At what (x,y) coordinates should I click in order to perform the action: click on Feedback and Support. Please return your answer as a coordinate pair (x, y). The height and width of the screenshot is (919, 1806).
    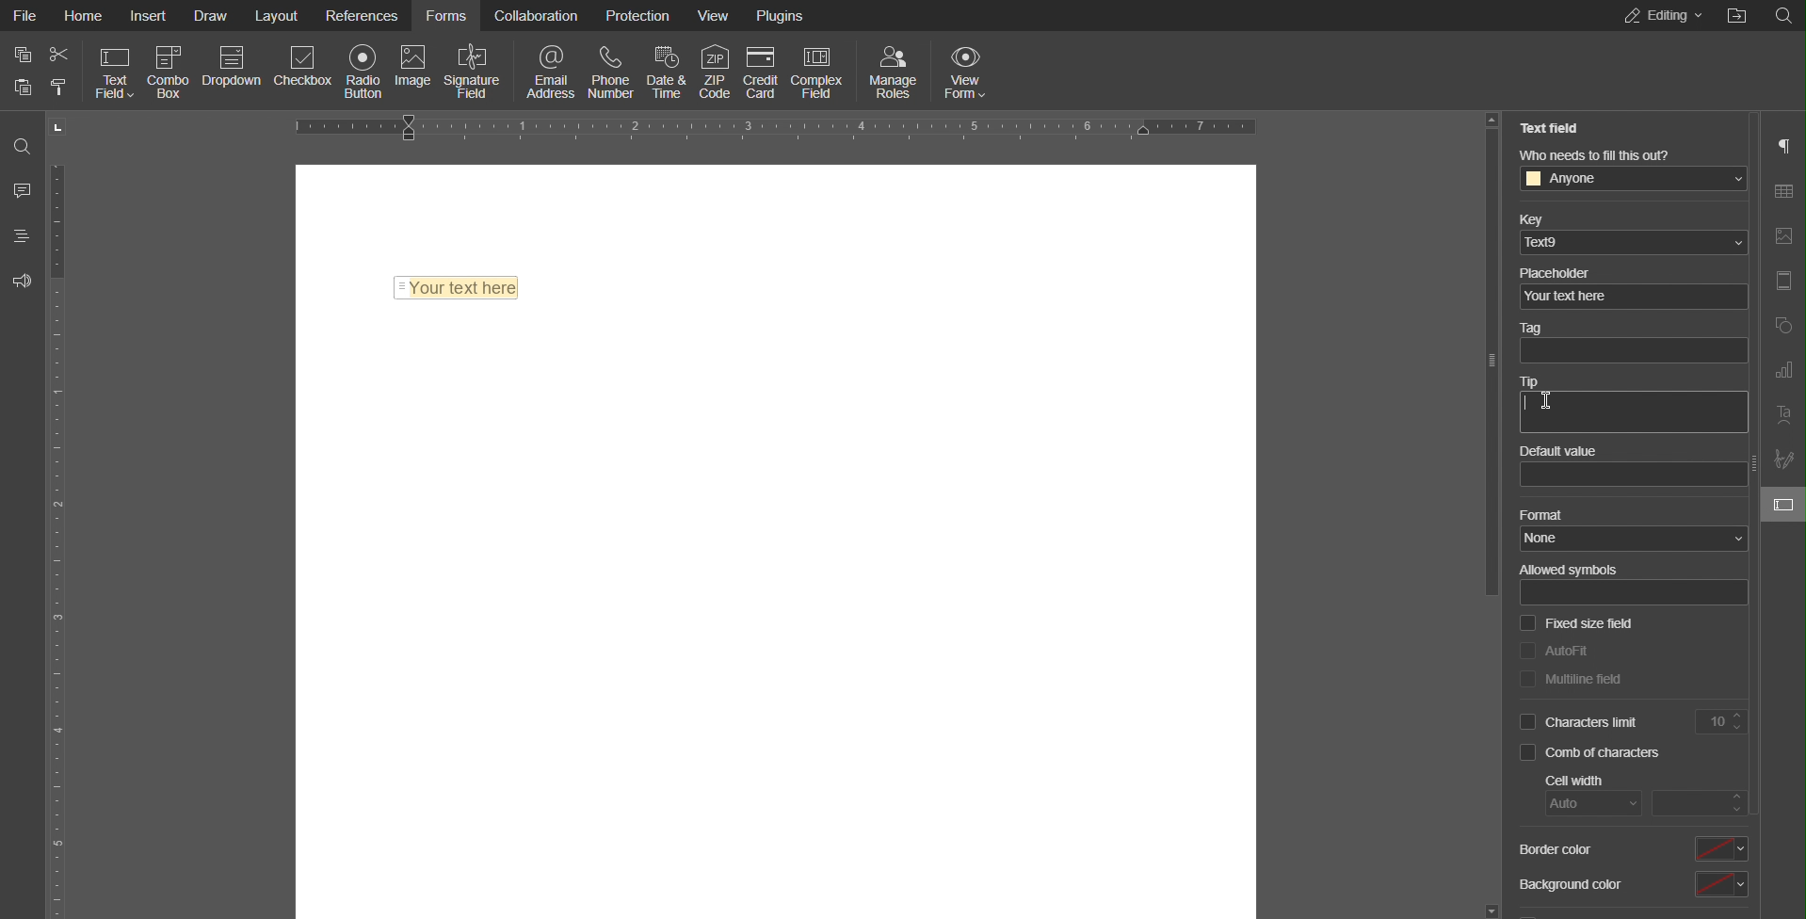
    Looking at the image, I should click on (21, 279).